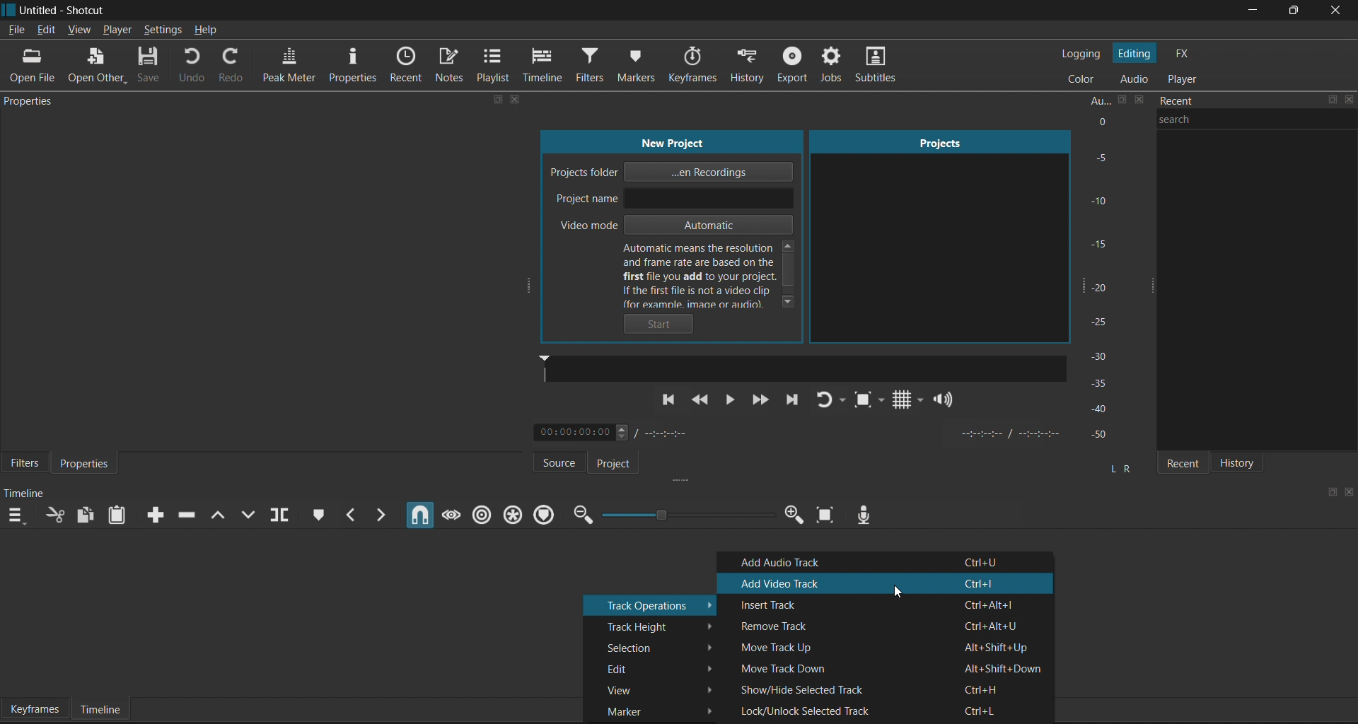  Describe the element at coordinates (1111, 269) in the screenshot. I see `Audio Peak Meter` at that location.